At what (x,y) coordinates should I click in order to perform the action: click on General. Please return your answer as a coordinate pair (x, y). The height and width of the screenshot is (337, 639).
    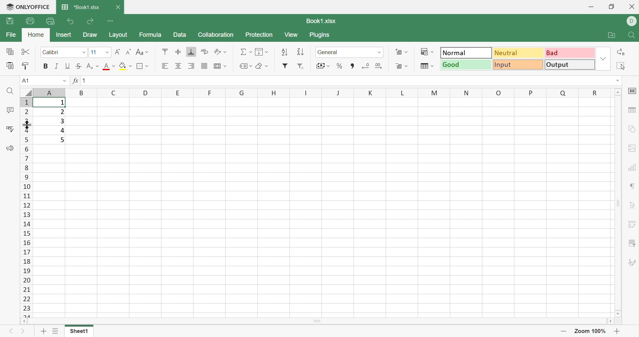
    Looking at the image, I should click on (327, 52).